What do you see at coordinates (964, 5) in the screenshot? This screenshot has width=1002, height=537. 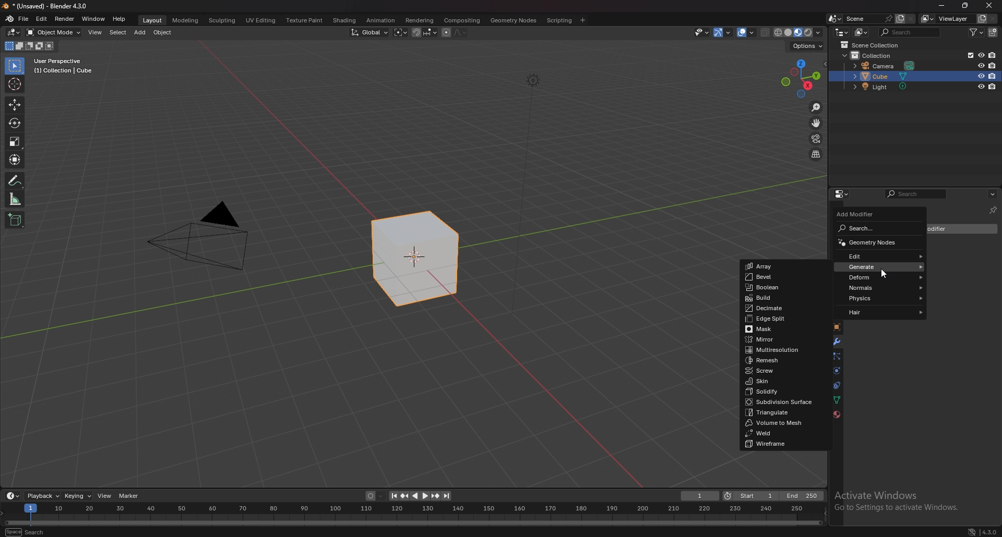 I see `resize` at bounding box center [964, 5].